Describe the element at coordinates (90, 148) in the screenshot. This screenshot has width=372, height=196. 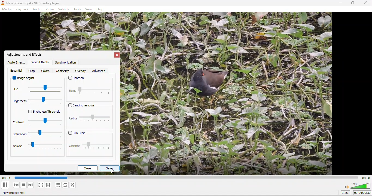
I see `variance` at that location.